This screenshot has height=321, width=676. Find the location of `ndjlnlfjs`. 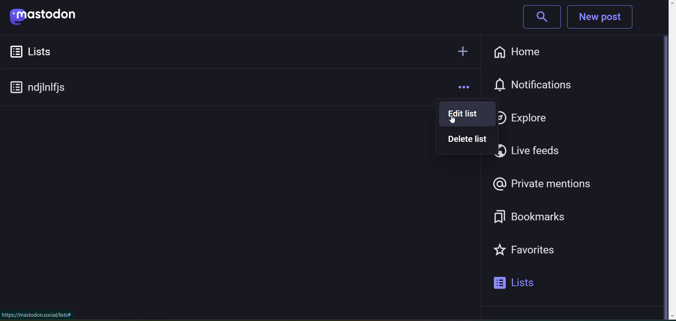

ndjlnlfjs is located at coordinates (44, 88).